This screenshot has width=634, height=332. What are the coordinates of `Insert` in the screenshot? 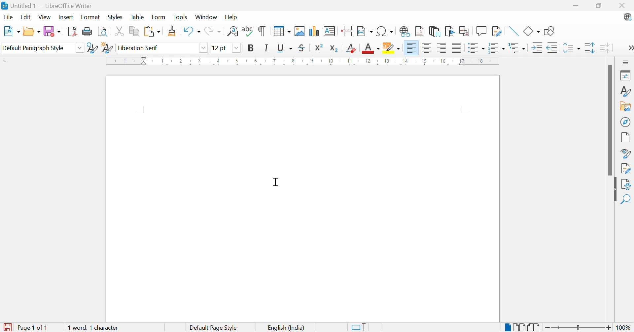 It's located at (67, 17).